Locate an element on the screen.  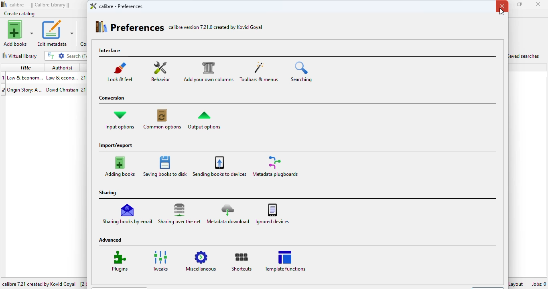
calibre - preferences is located at coordinates (116, 6).